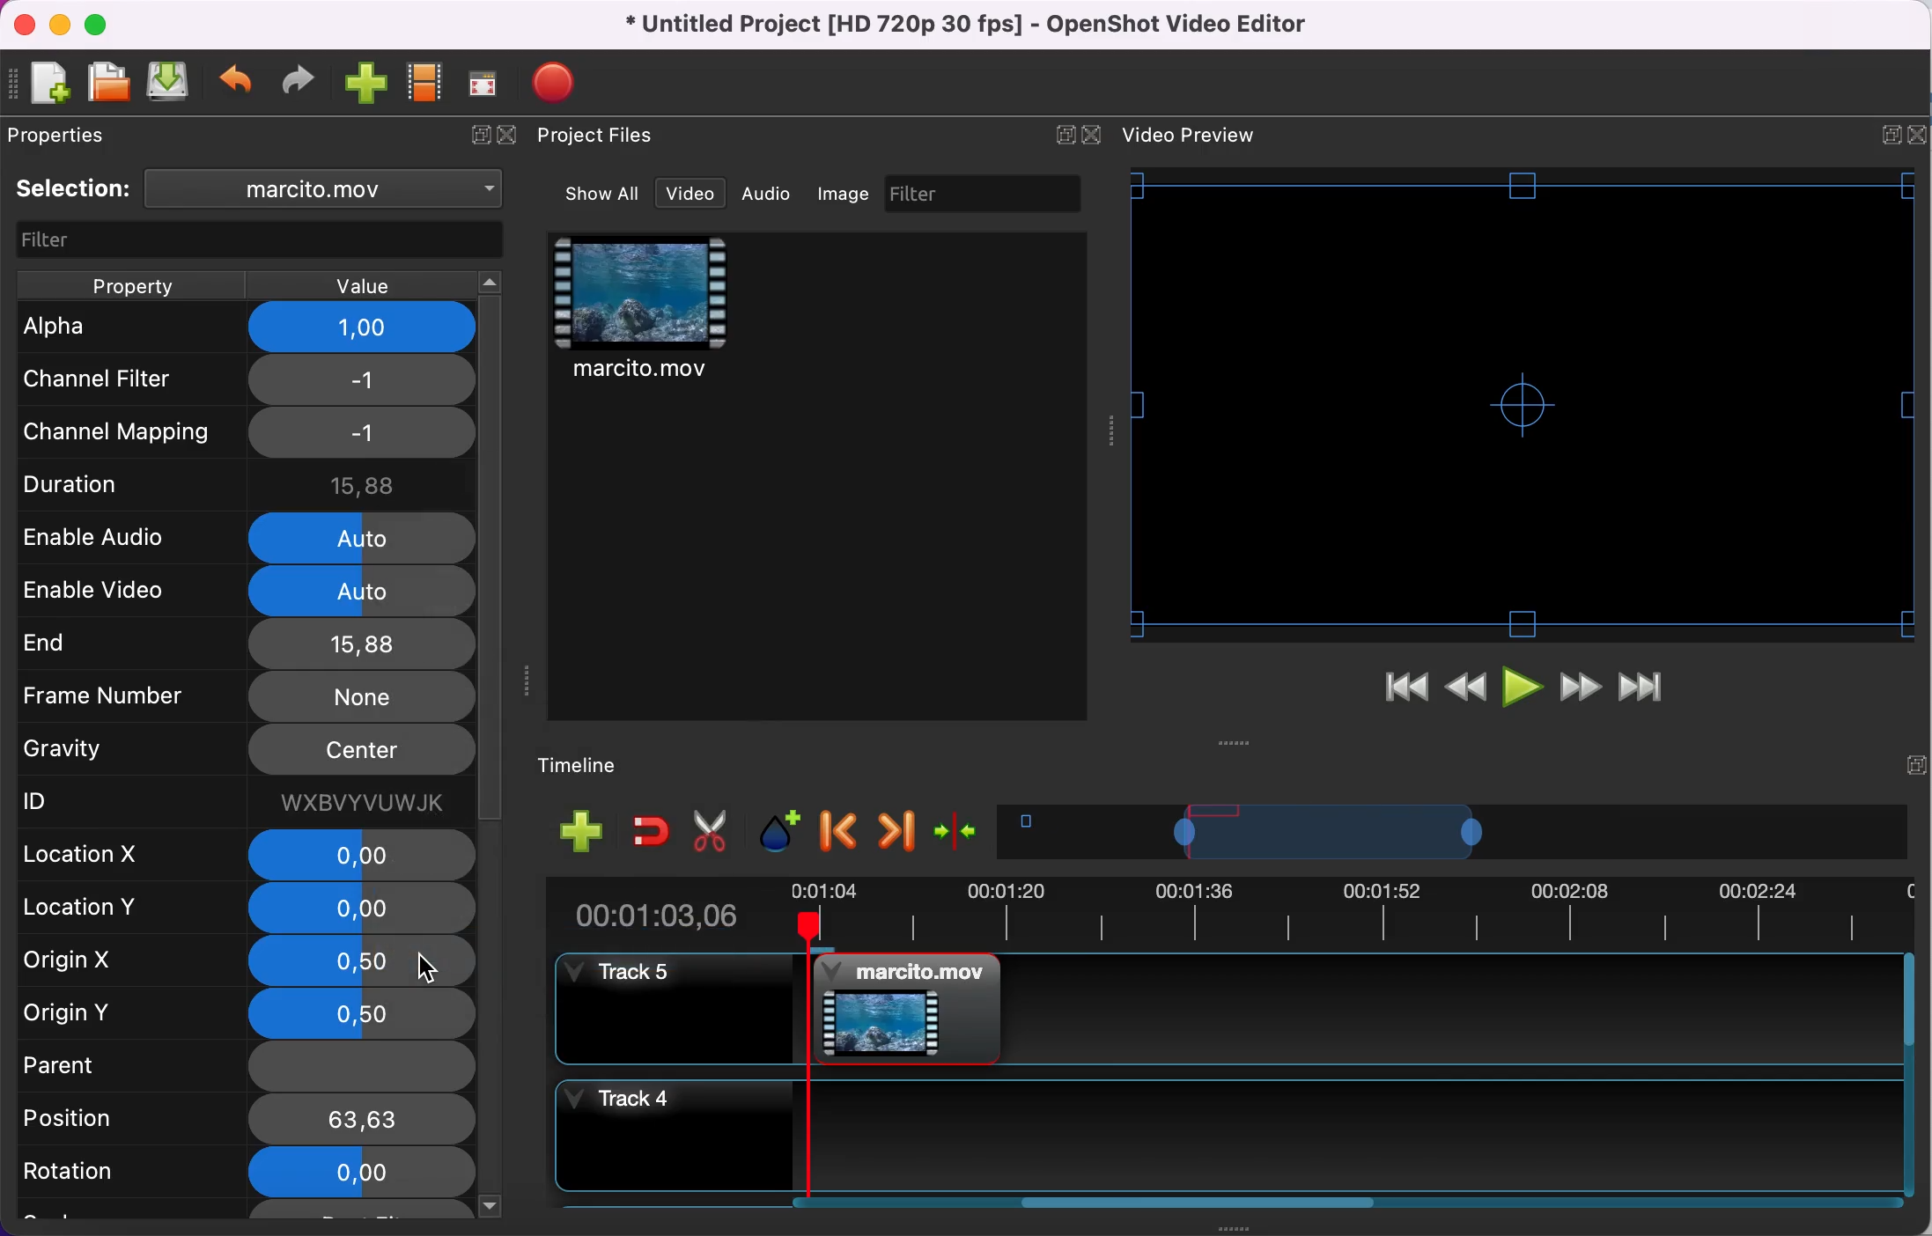  Describe the element at coordinates (985, 193) in the screenshot. I see `filter` at that location.